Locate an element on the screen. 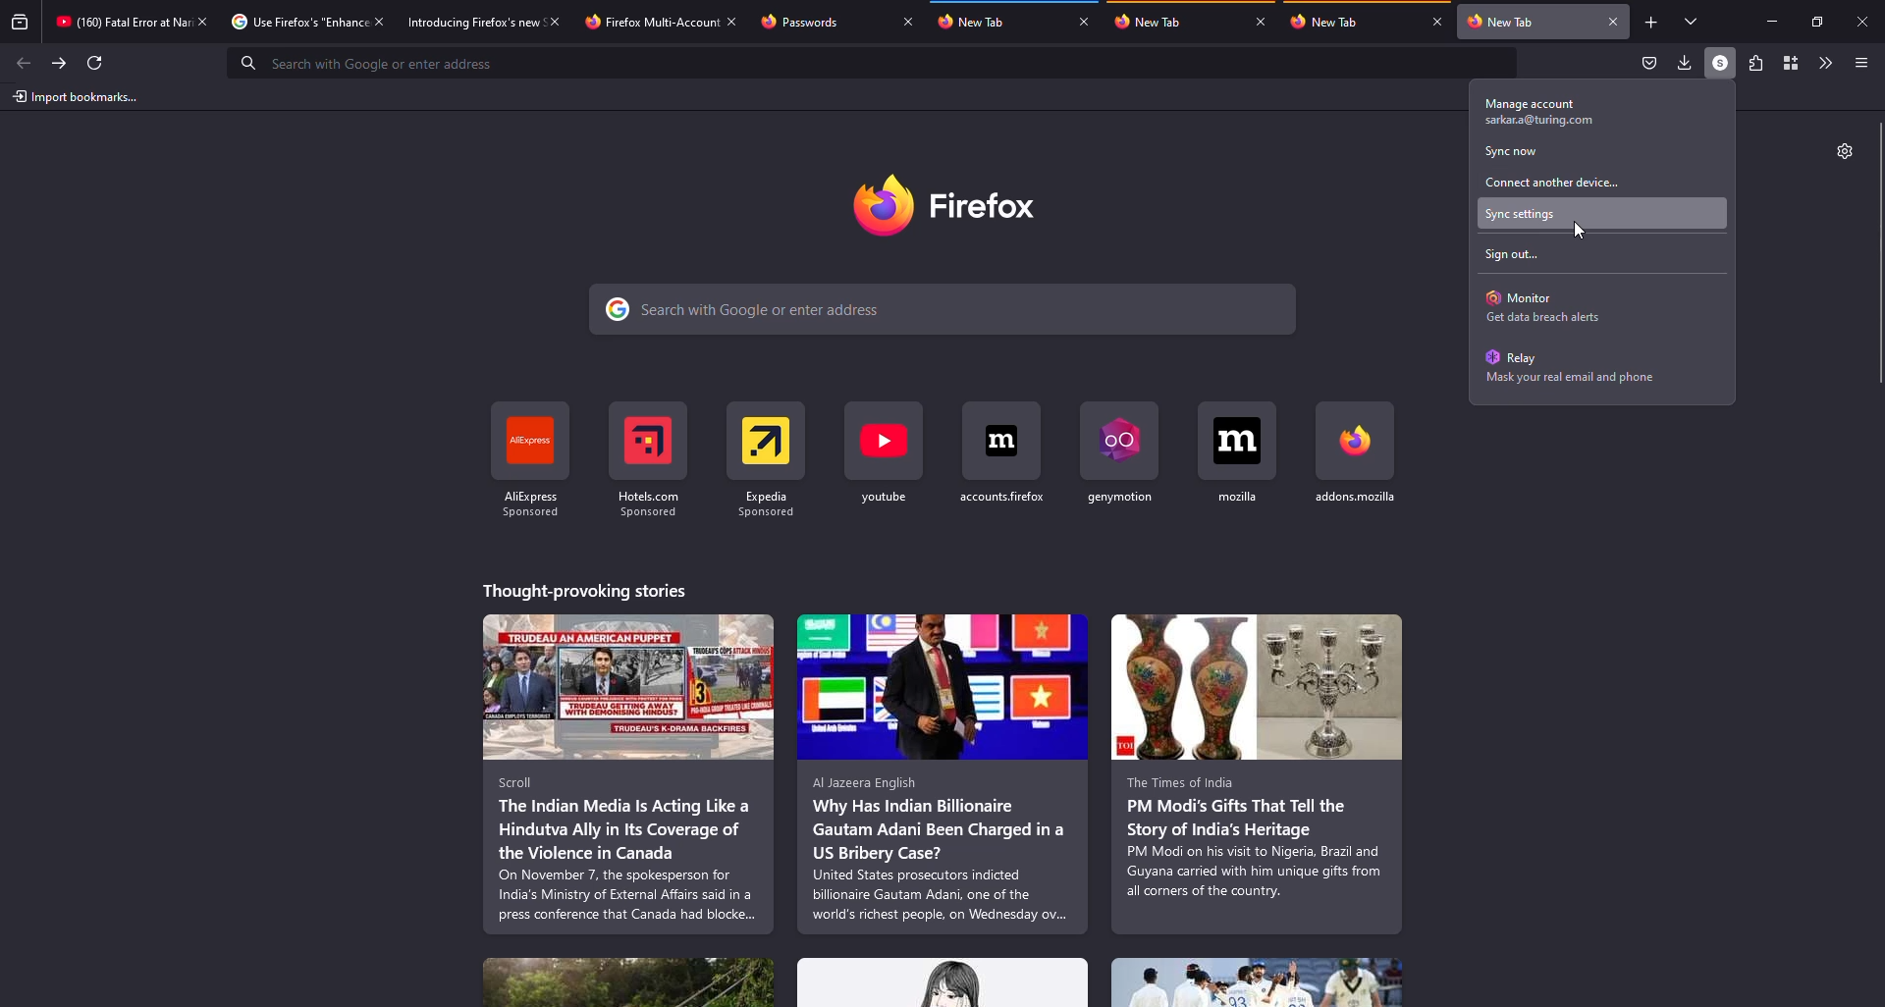 The height and width of the screenshot is (1007, 1885). more tools is located at coordinates (1824, 61).